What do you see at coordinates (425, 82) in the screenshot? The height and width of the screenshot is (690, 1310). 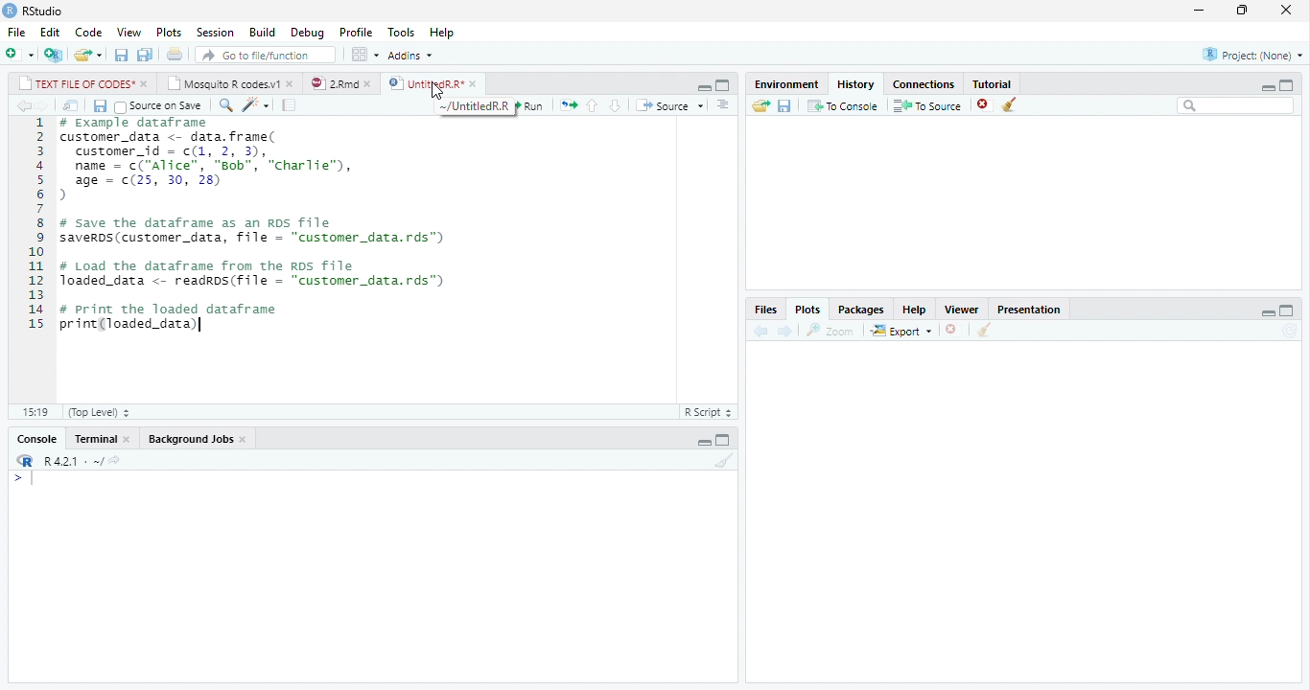 I see `UntitledR.R` at bounding box center [425, 82].